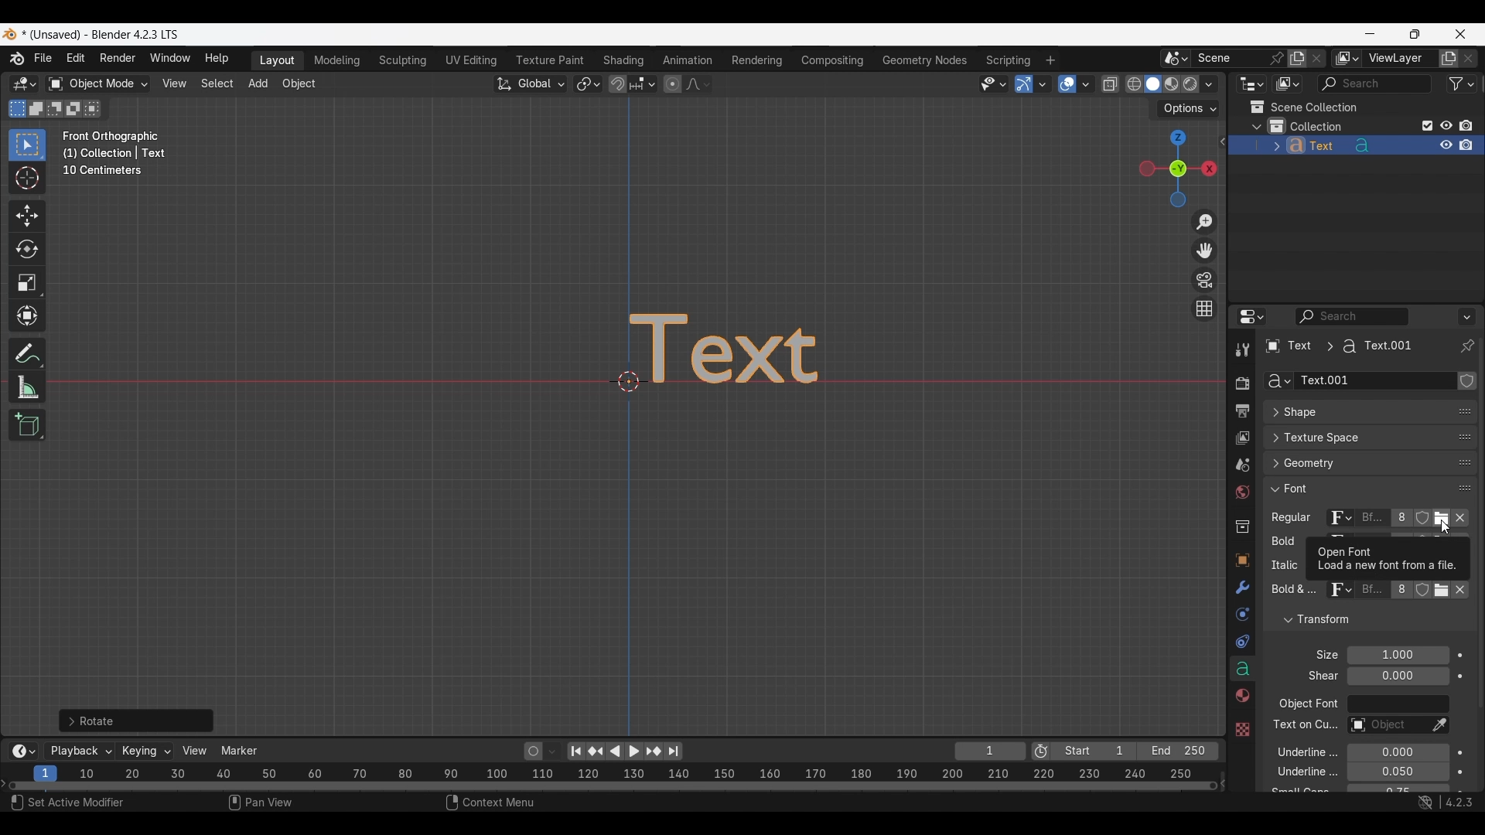 The image size is (1485, 835). I want to click on Selectability and visibility, so click(994, 84).